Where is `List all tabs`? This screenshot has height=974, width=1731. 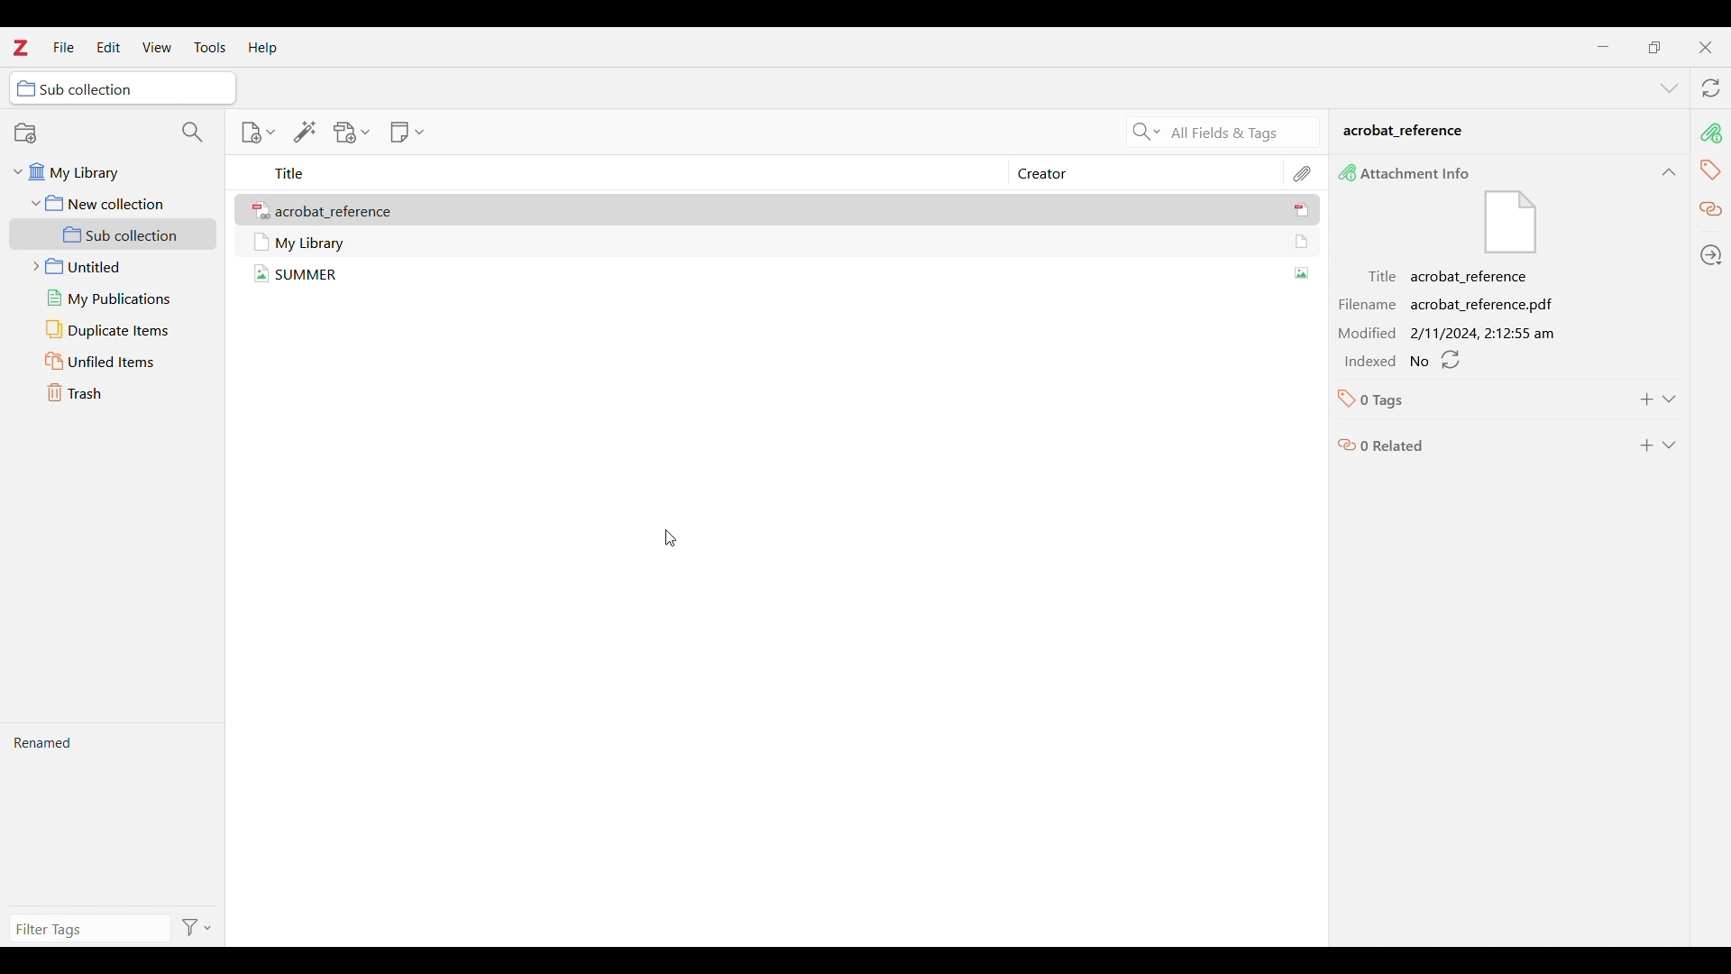
List all tabs is located at coordinates (1670, 87).